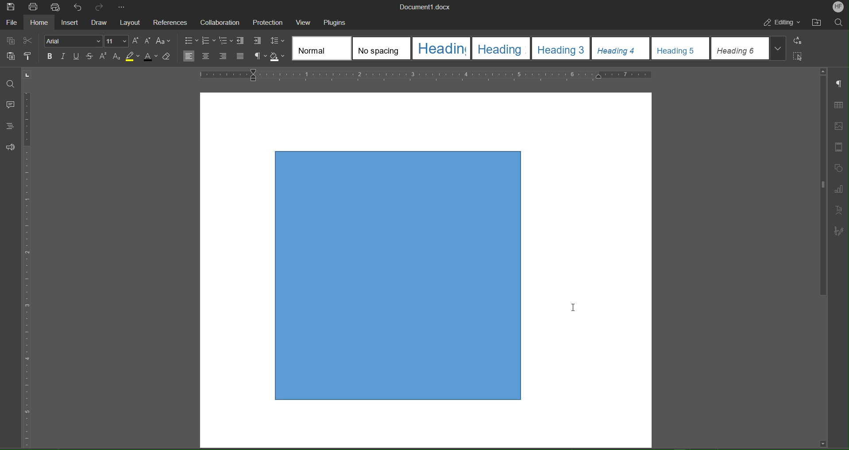 This screenshot has width=849, height=450. I want to click on Strikethrough, so click(91, 57).